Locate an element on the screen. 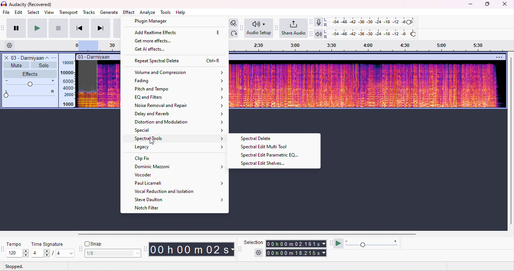 This screenshot has height=271, width=514. selection is located at coordinates (254, 242).